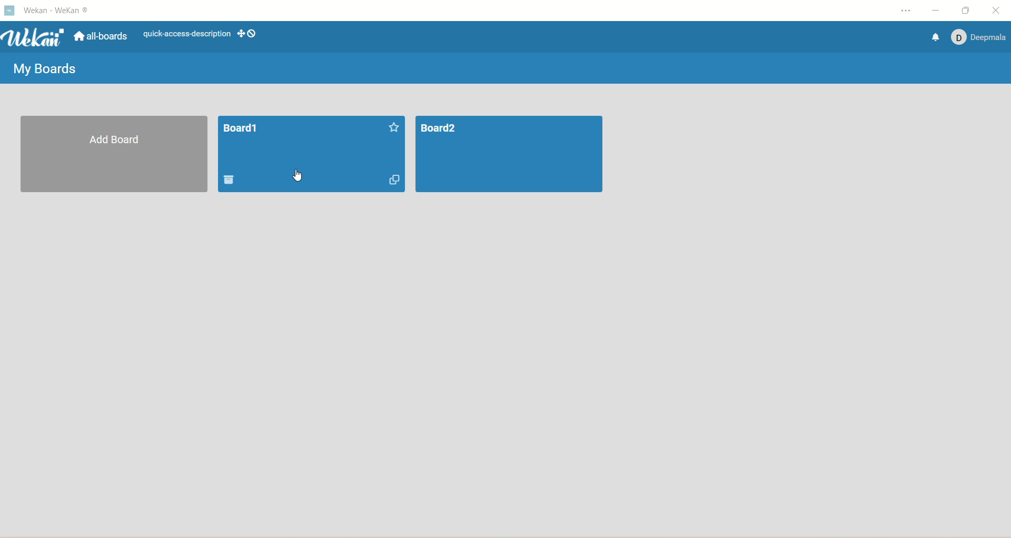 The height and width of the screenshot is (538, 1011). What do you see at coordinates (934, 36) in the screenshot?
I see `notification` at bounding box center [934, 36].